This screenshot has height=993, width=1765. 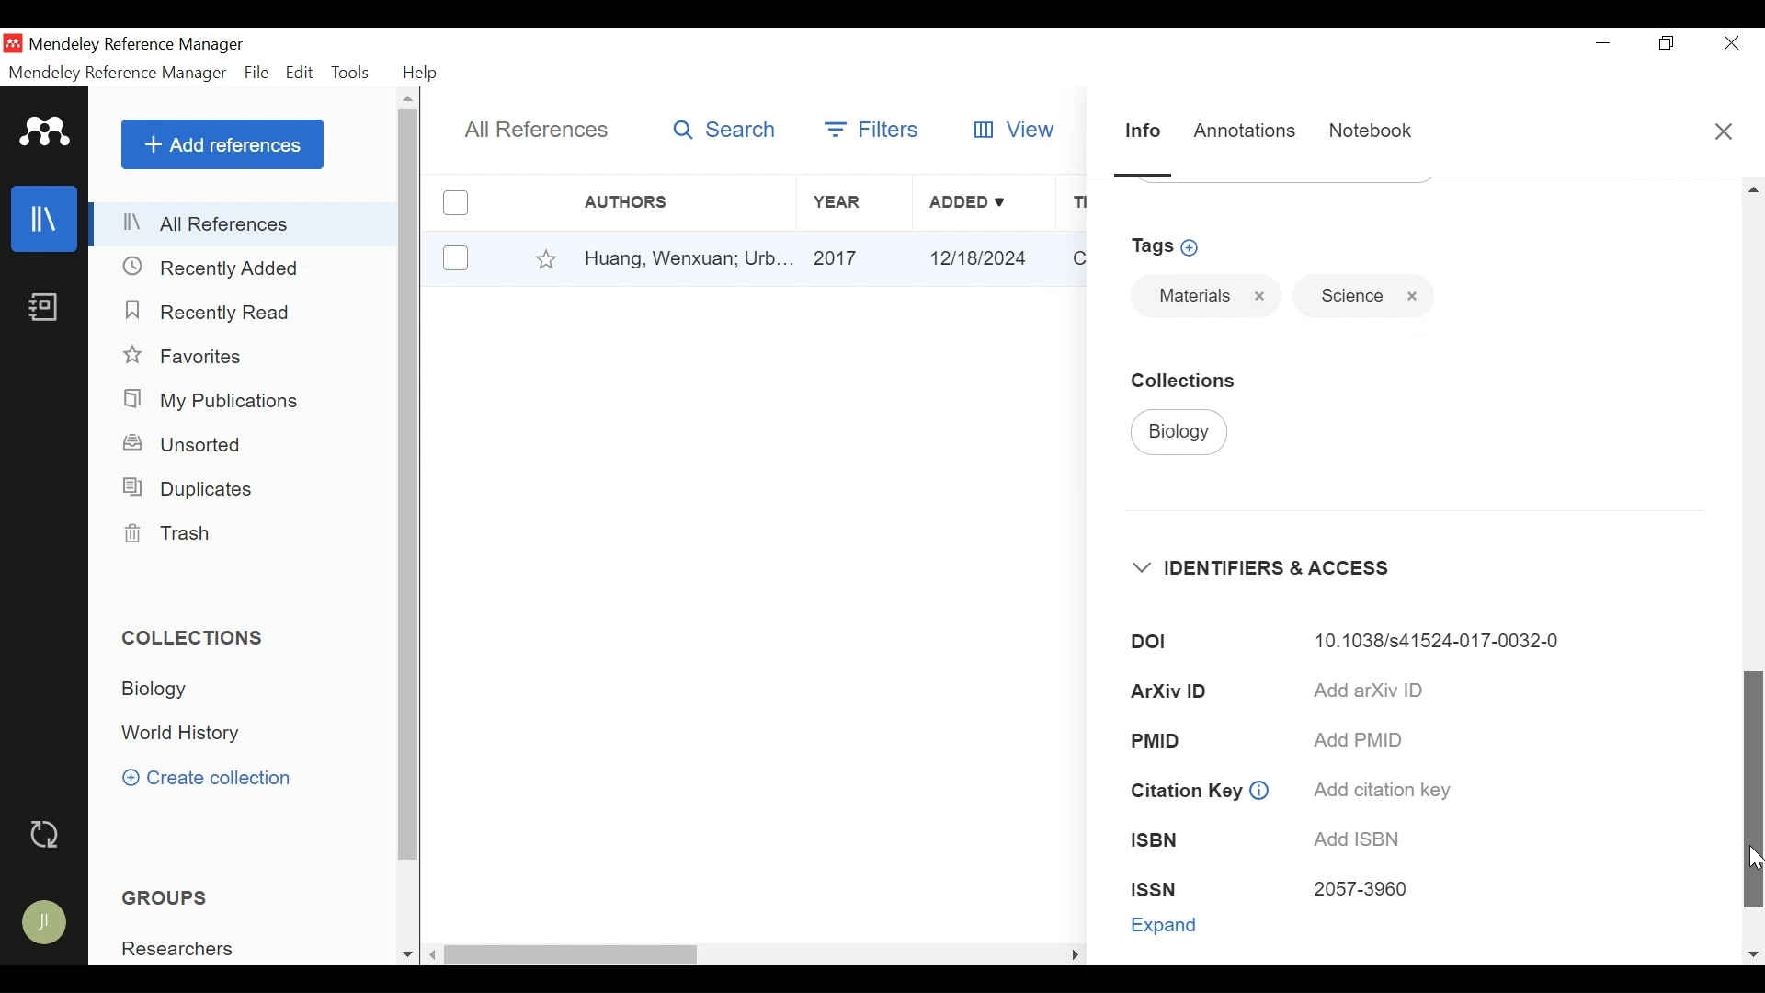 I want to click on (un)select, so click(x=454, y=257).